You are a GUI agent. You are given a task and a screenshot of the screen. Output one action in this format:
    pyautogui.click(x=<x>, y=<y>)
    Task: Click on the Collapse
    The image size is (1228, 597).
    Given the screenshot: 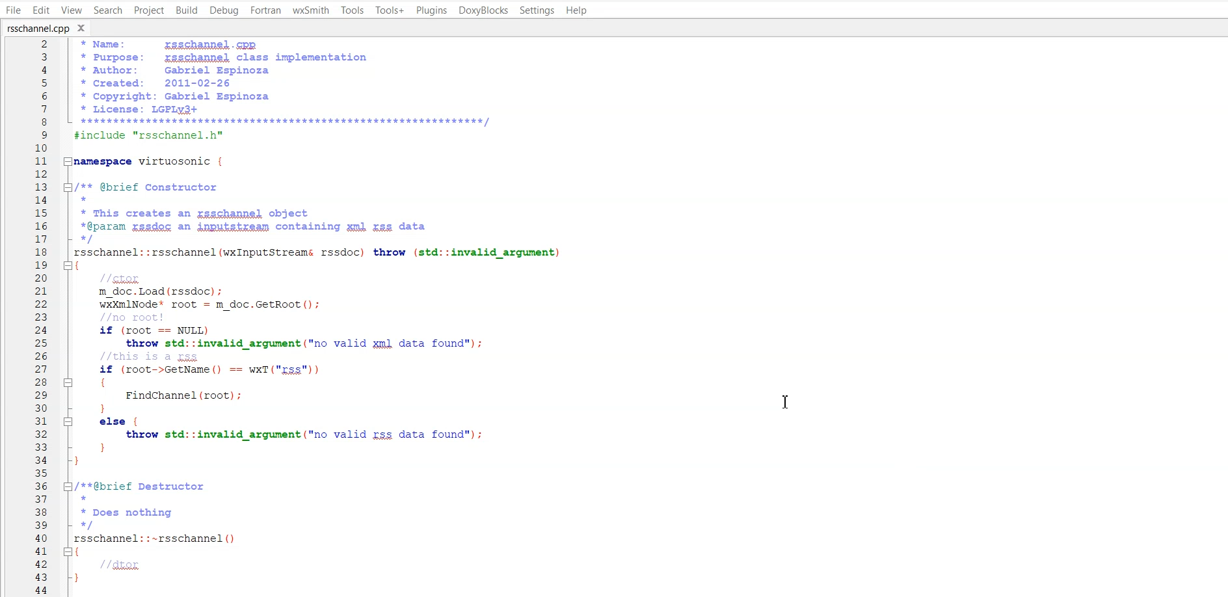 What is the action you would take?
    pyautogui.click(x=68, y=265)
    